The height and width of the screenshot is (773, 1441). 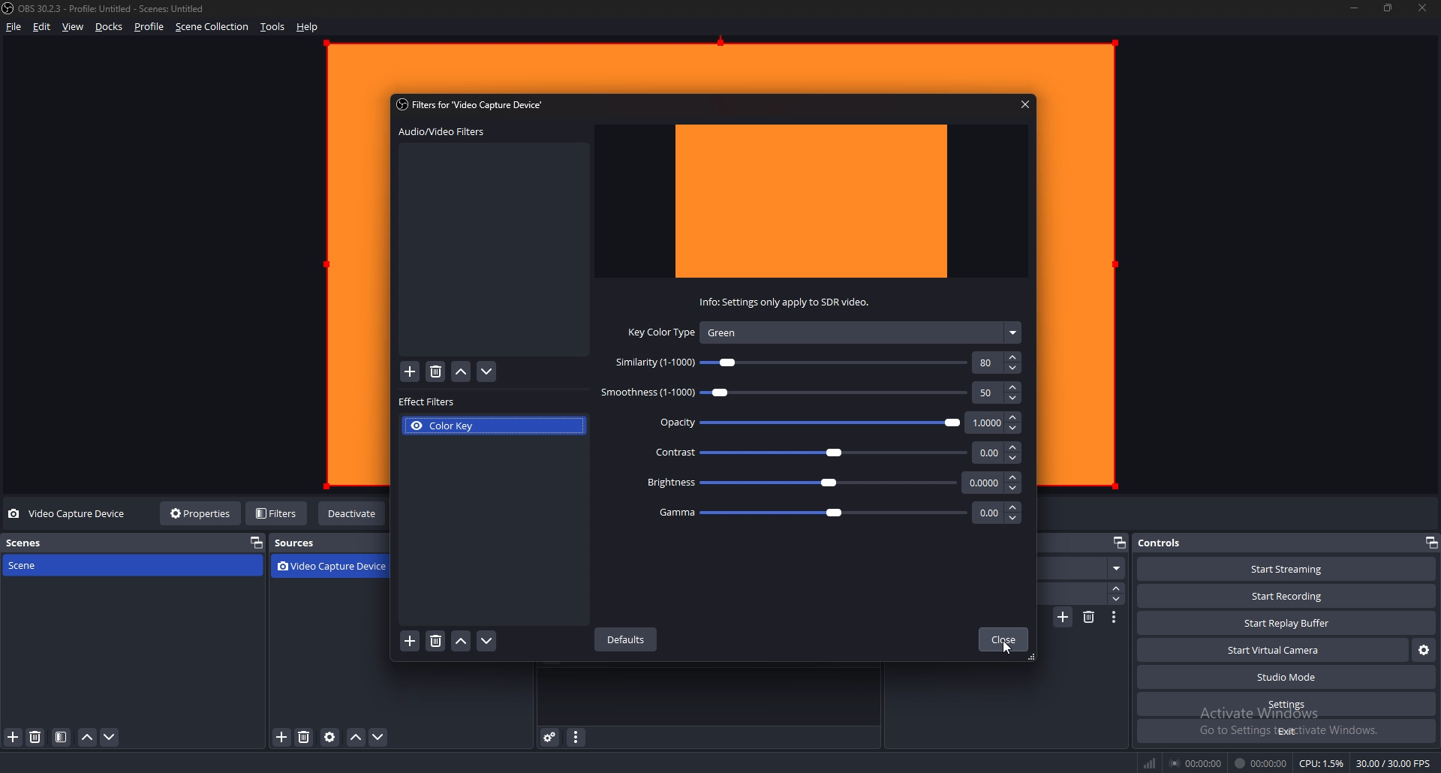 I want to click on move source down, so click(x=379, y=738).